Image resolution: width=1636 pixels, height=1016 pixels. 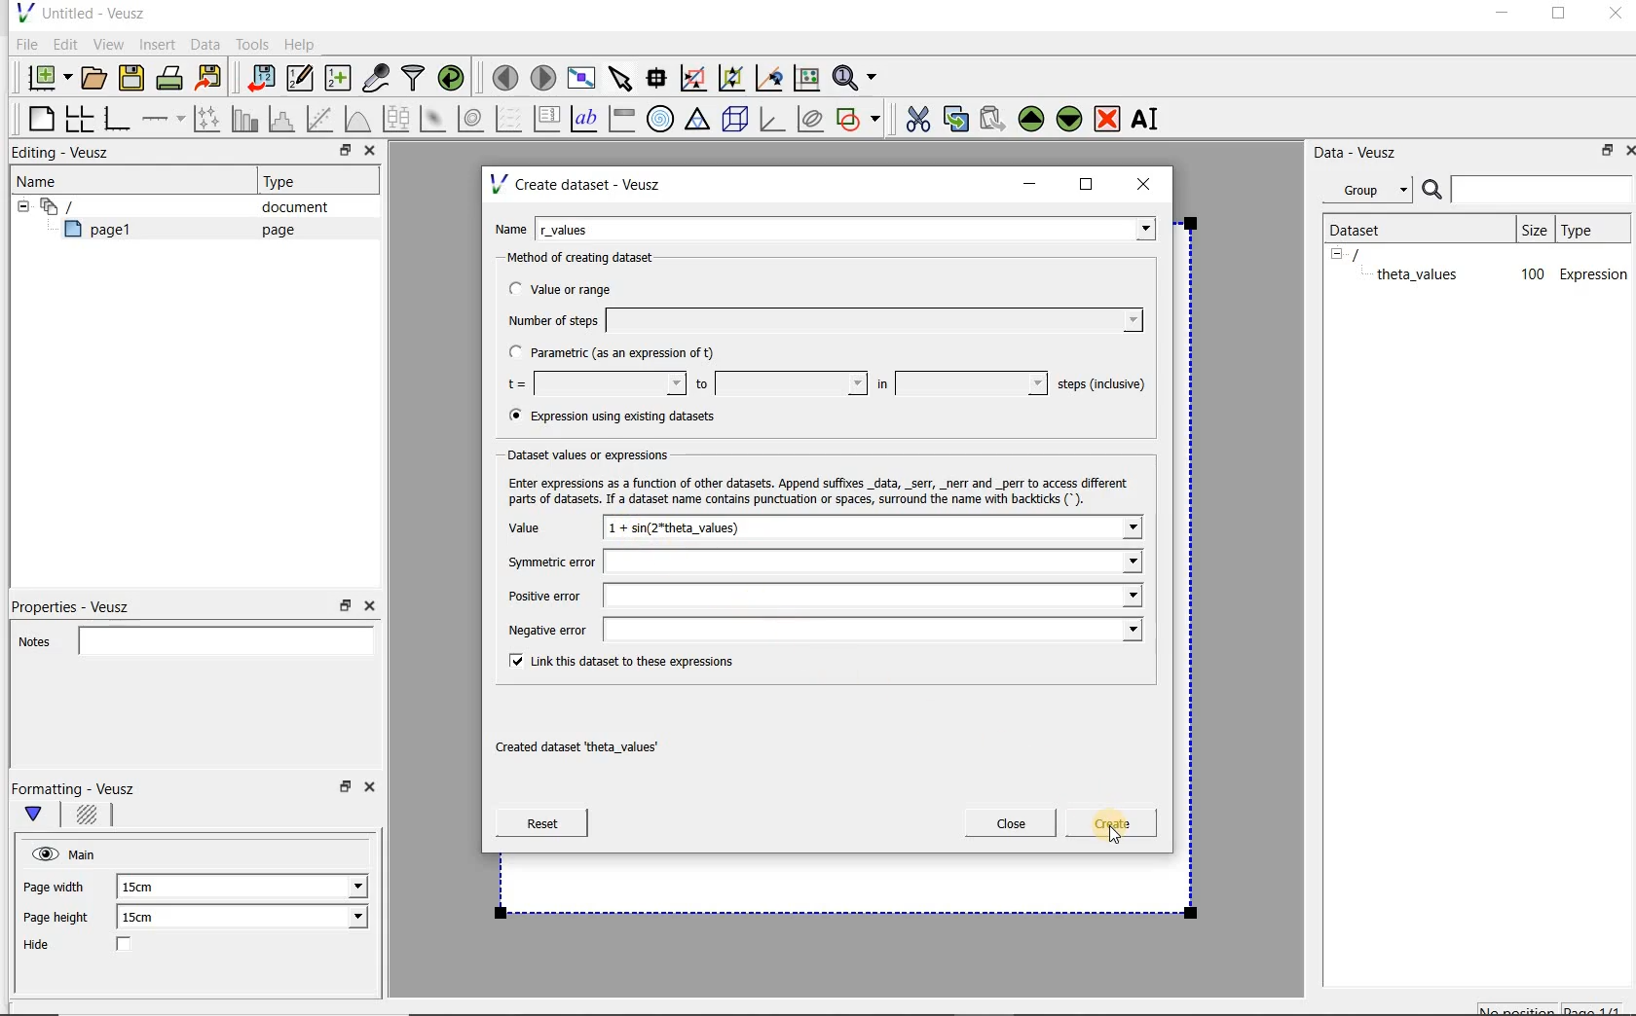 What do you see at coordinates (345, 919) in the screenshot?
I see `Page height dropdown` at bounding box center [345, 919].